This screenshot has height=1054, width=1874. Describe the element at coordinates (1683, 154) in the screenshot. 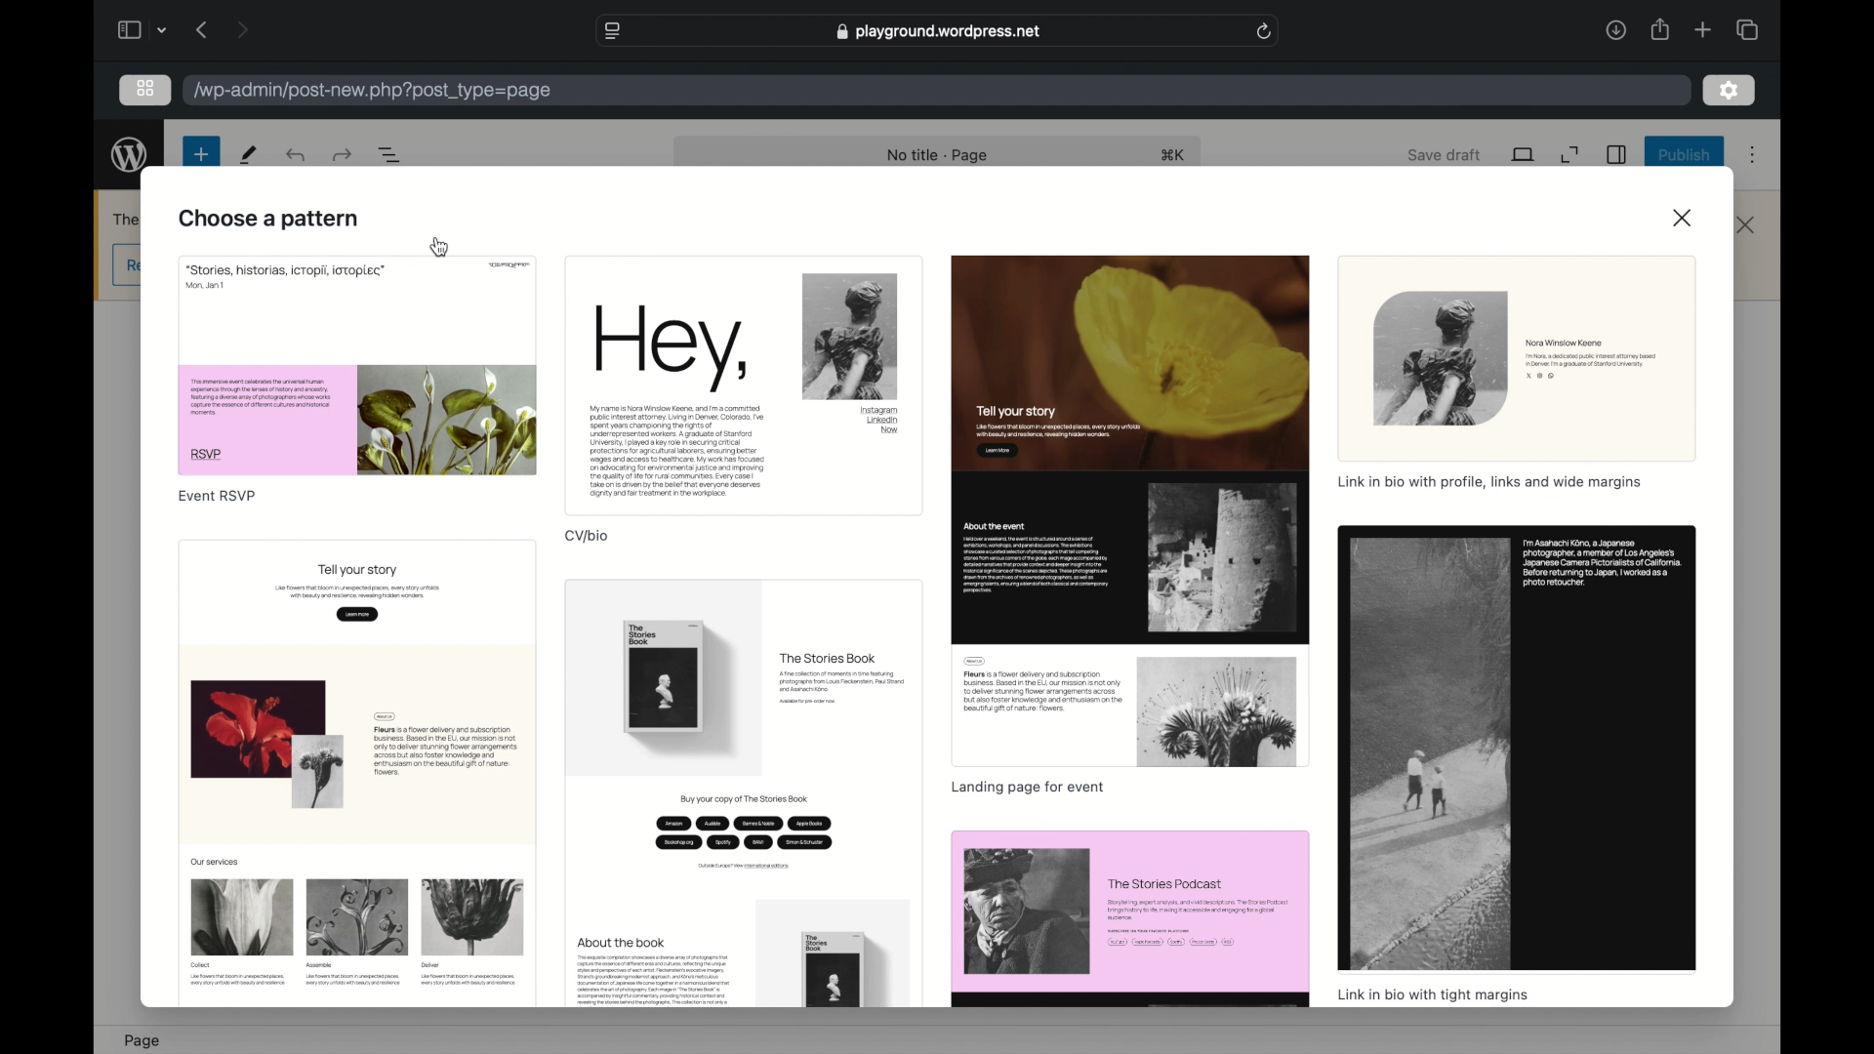

I see `publish` at that location.